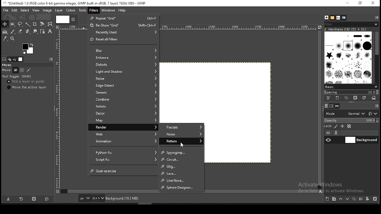  I want to click on blend mode, so click(351, 114).